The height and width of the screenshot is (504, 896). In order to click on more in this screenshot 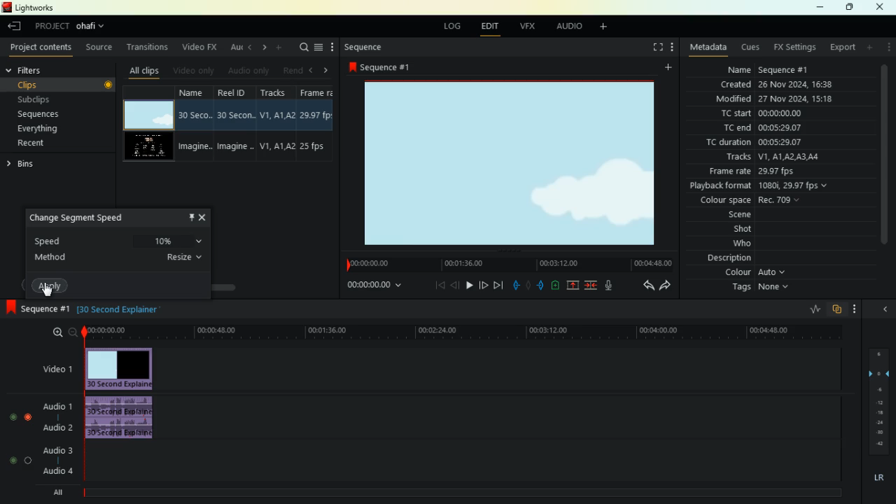, I will do `click(855, 309)`.